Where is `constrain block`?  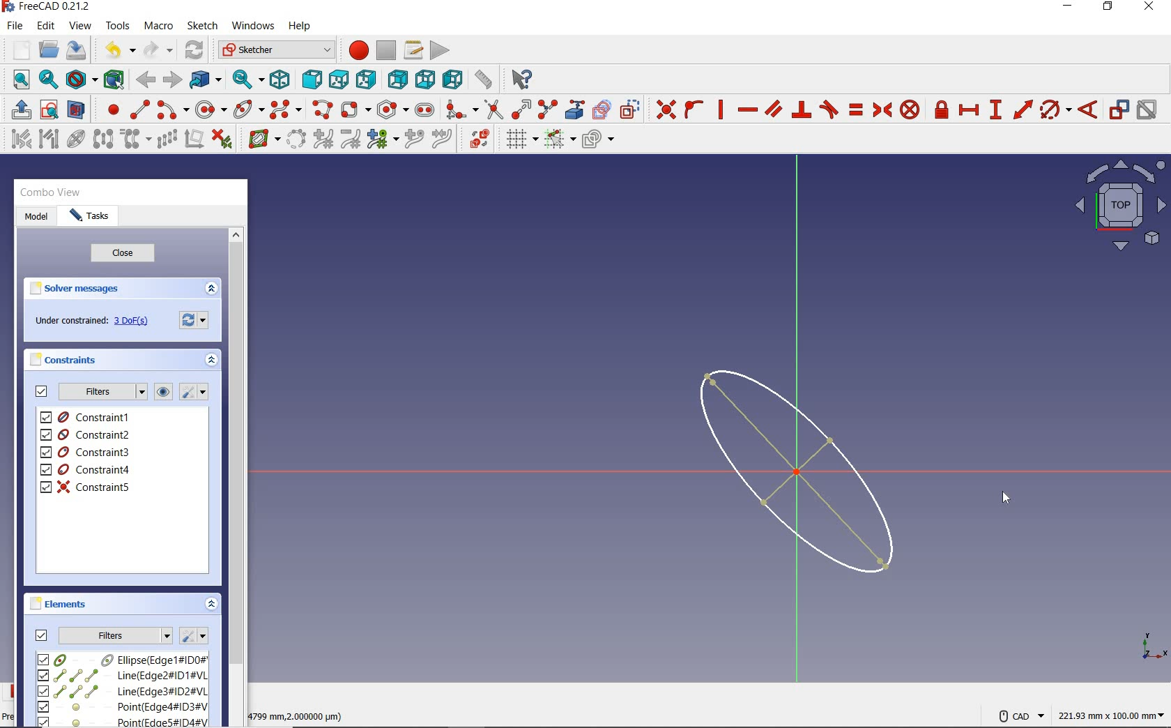 constrain block is located at coordinates (909, 109).